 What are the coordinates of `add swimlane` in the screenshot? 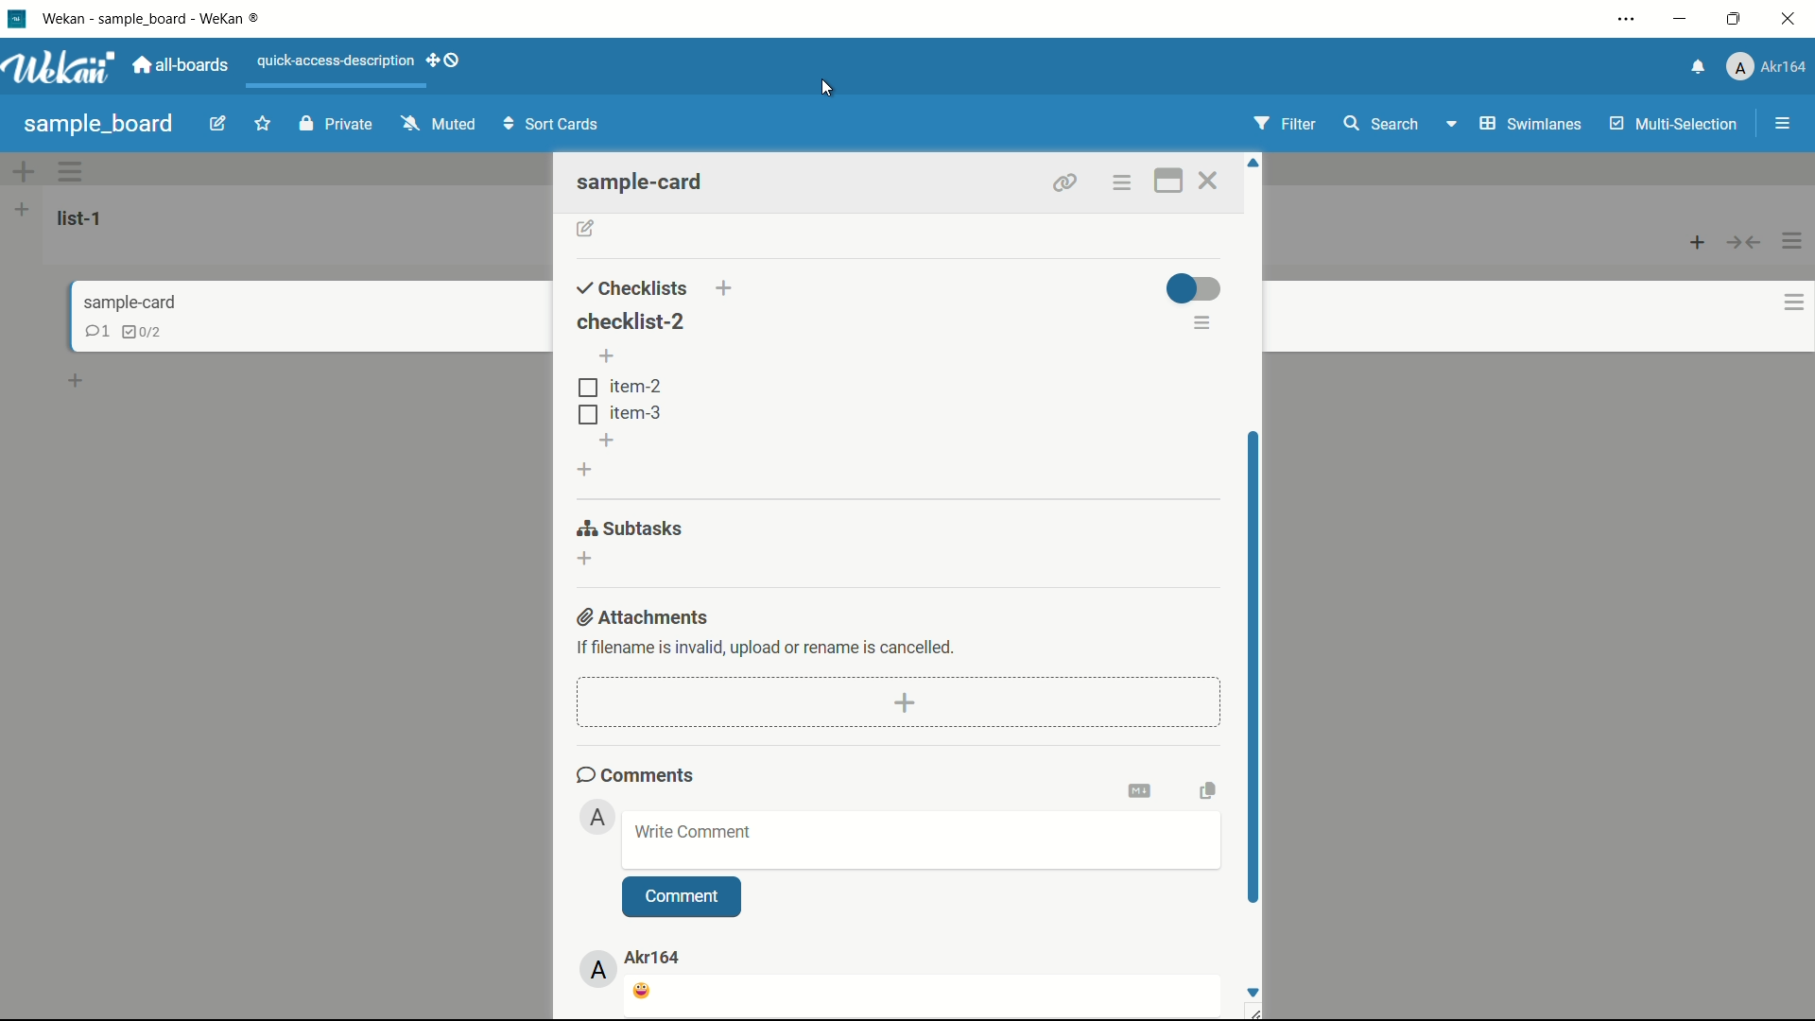 It's located at (25, 171).